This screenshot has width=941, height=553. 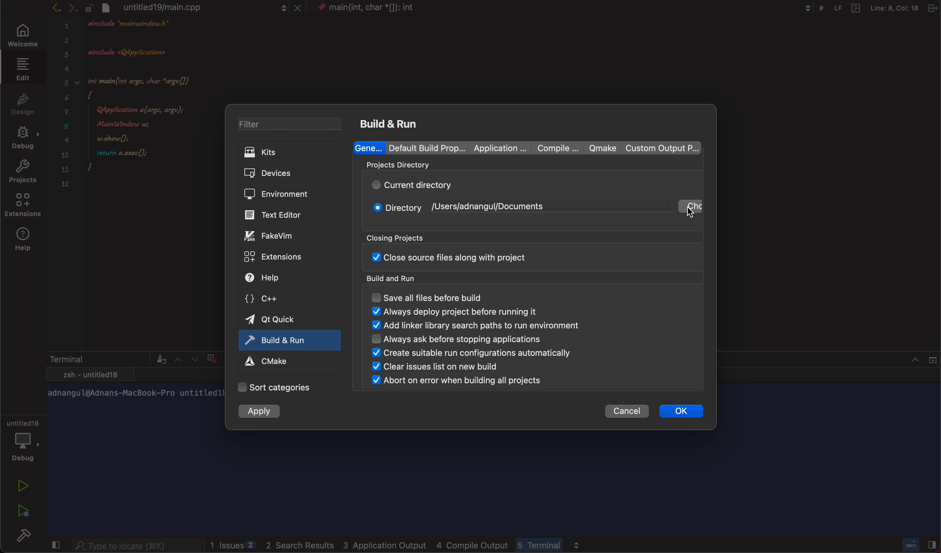 What do you see at coordinates (661, 148) in the screenshot?
I see `custom output` at bounding box center [661, 148].